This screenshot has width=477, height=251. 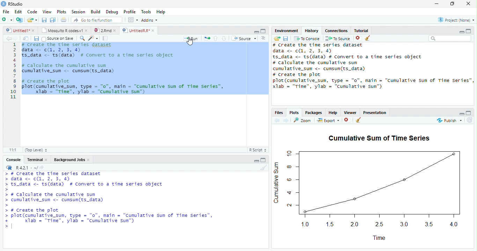 I want to click on Clear Console, so click(x=367, y=39).